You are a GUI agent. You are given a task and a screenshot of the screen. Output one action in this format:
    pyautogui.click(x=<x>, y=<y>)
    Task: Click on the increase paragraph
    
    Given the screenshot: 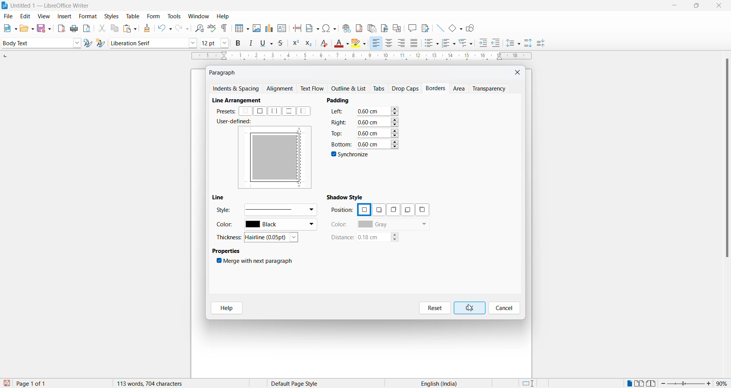 What is the action you would take?
    pyautogui.click(x=528, y=43)
    